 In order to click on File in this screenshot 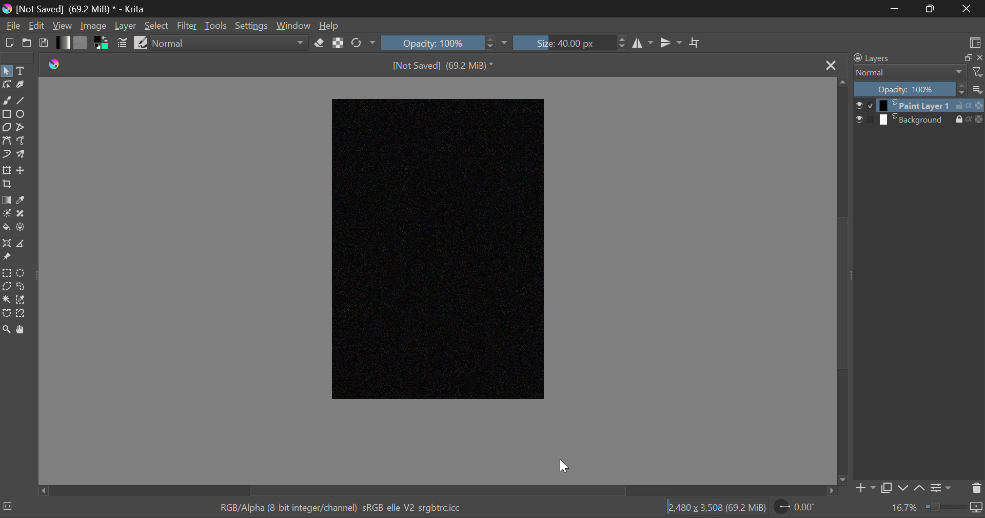, I will do `click(12, 27)`.